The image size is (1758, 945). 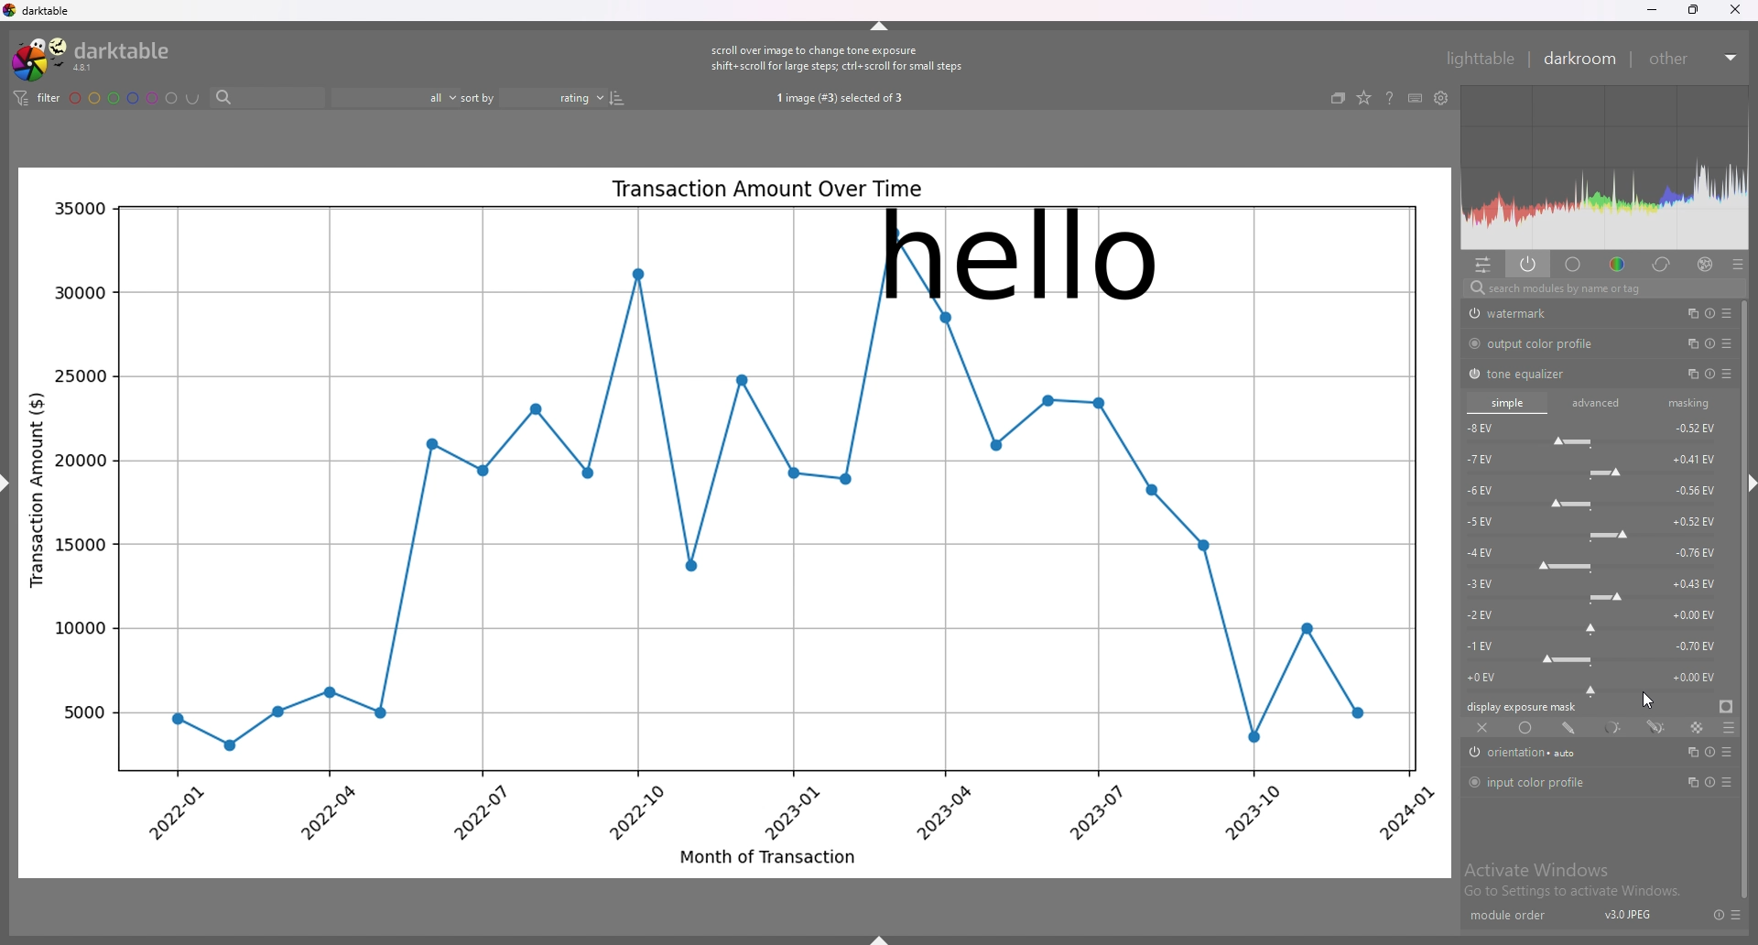 What do you see at coordinates (1093, 811) in the screenshot?
I see `2023-07` at bounding box center [1093, 811].